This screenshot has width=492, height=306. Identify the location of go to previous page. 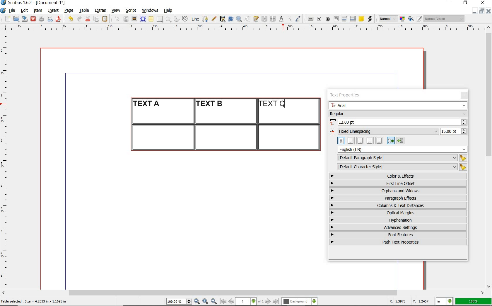
(231, 302).